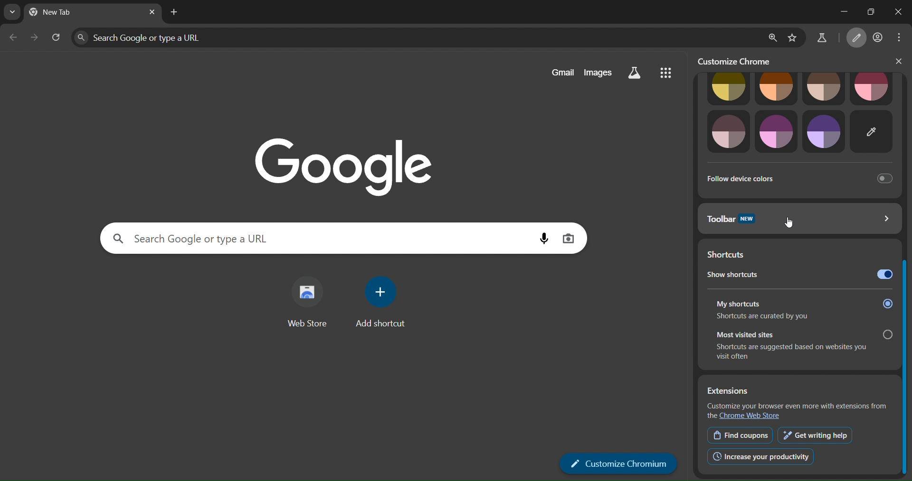 The width and height of the screenshot is (912, 481). I want to click on web store, so click(310, 304).